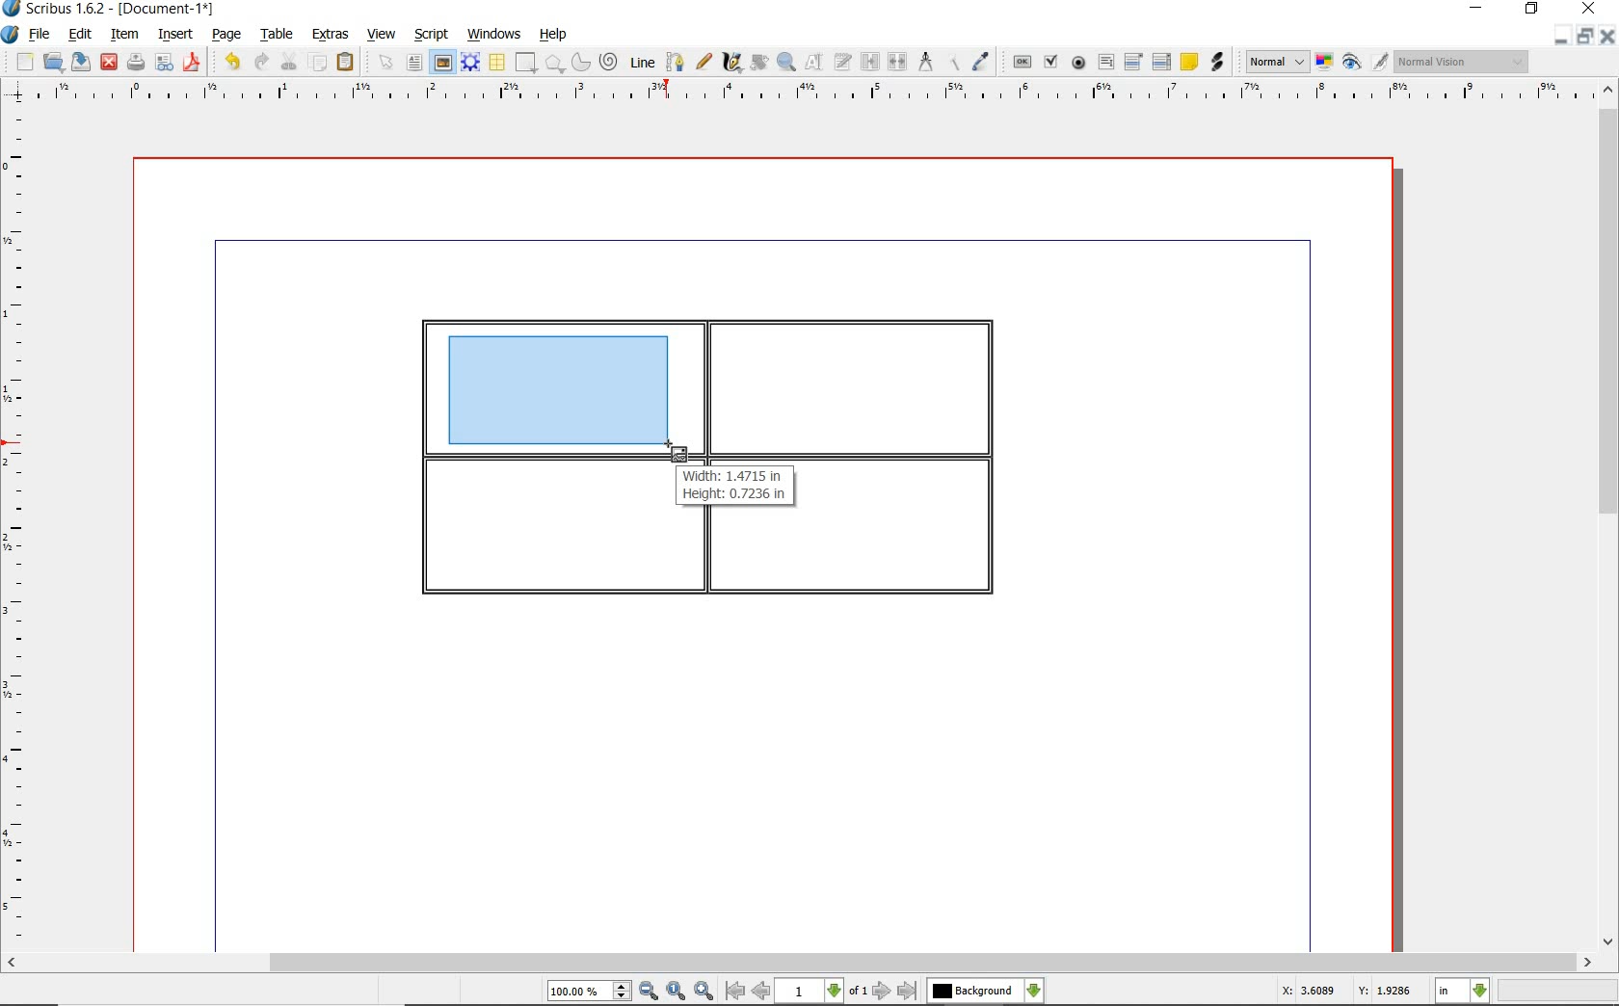 This screenshot has height=1006, width=1619. I want to click on item, so click(122, 35).